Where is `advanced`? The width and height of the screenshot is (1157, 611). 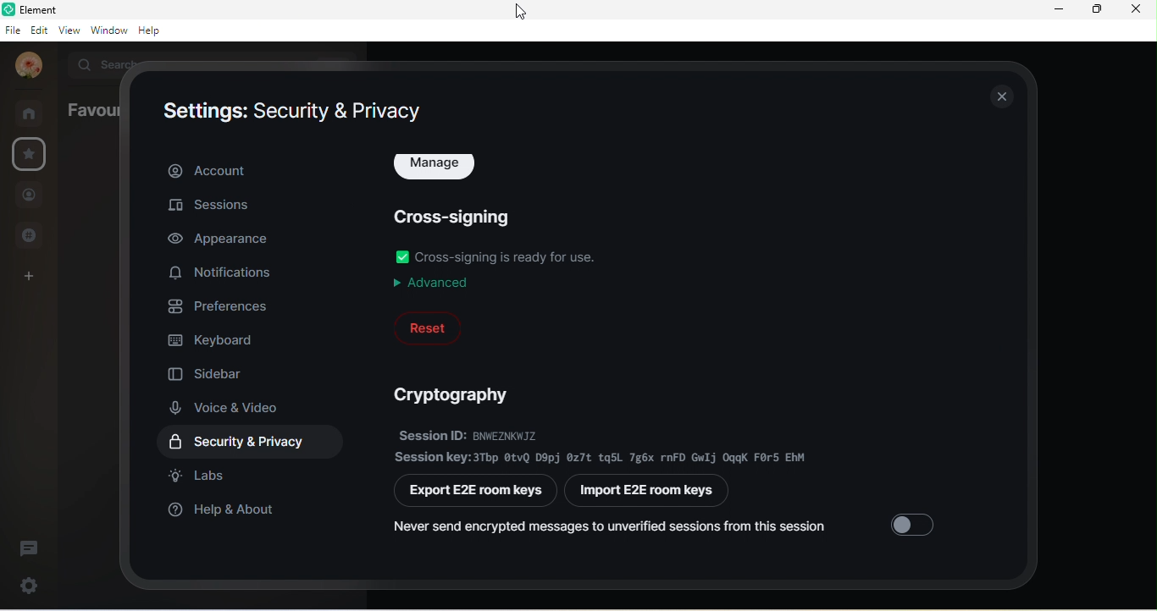 advanced is located at coordinates (430, 283).